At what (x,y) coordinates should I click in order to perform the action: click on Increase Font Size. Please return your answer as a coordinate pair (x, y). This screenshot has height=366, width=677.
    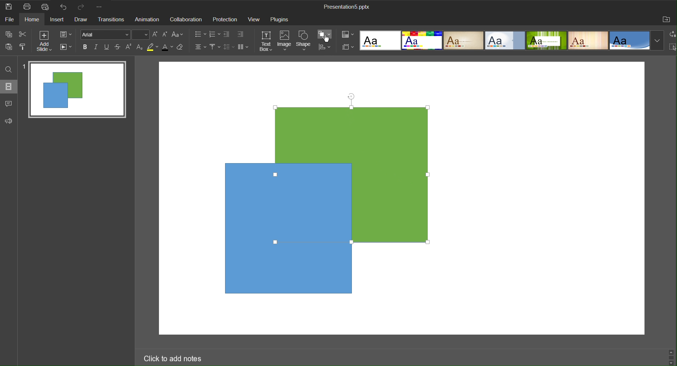
    Looking at the image, I should click on (156, 35).